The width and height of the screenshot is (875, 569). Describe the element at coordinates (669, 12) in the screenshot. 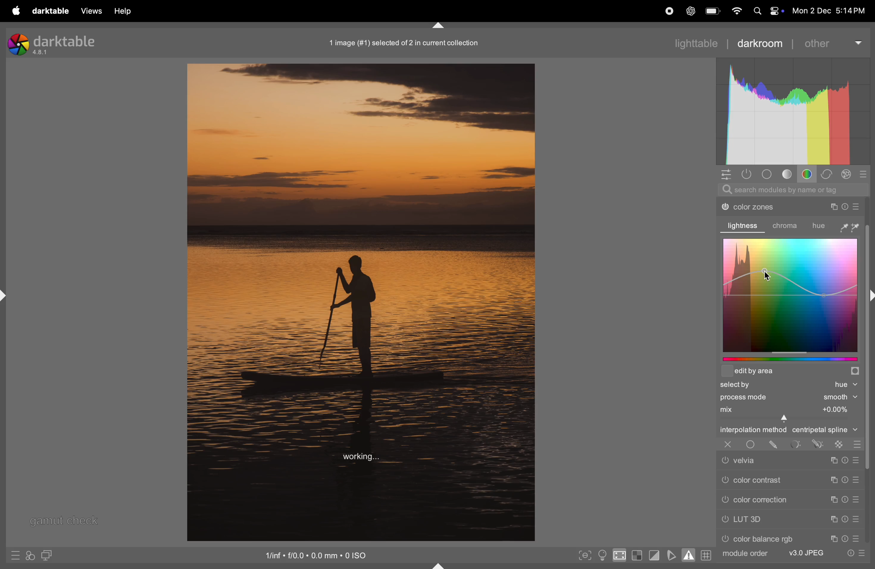

I see `record` at that location.